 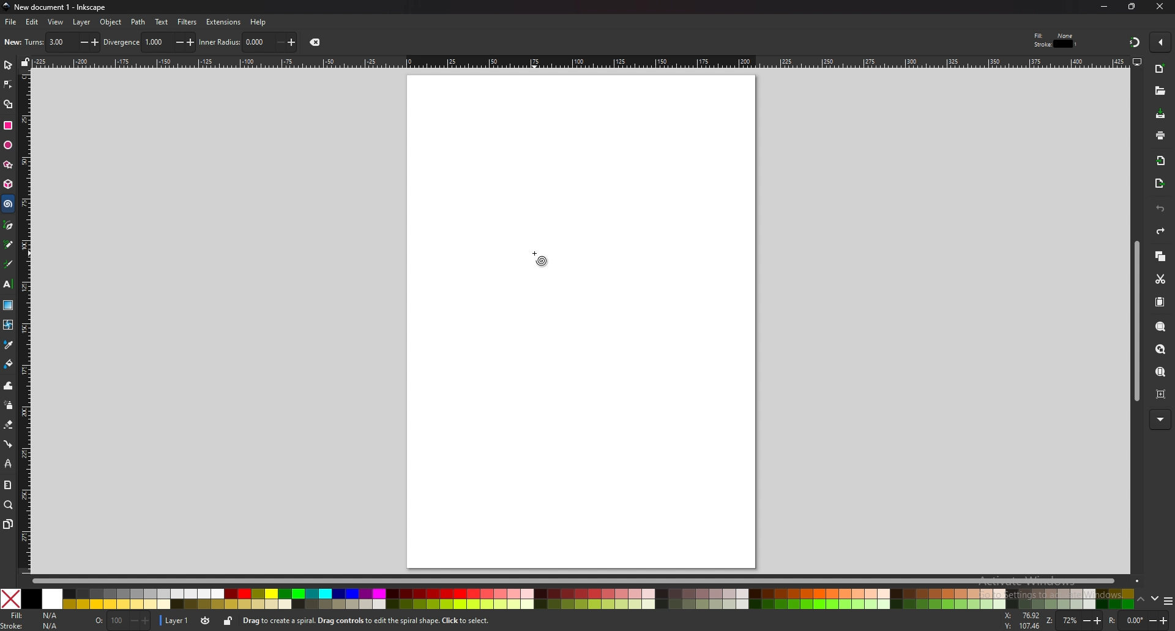 I want to click on export, so click(x=1158, y=183).